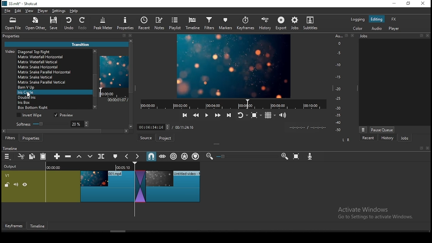 The width and height of the screenshot is (432, 243). What do you see at coordinates (338, 83) in the screenshot?
I see `audio bar` at bounding box center [338, 83].